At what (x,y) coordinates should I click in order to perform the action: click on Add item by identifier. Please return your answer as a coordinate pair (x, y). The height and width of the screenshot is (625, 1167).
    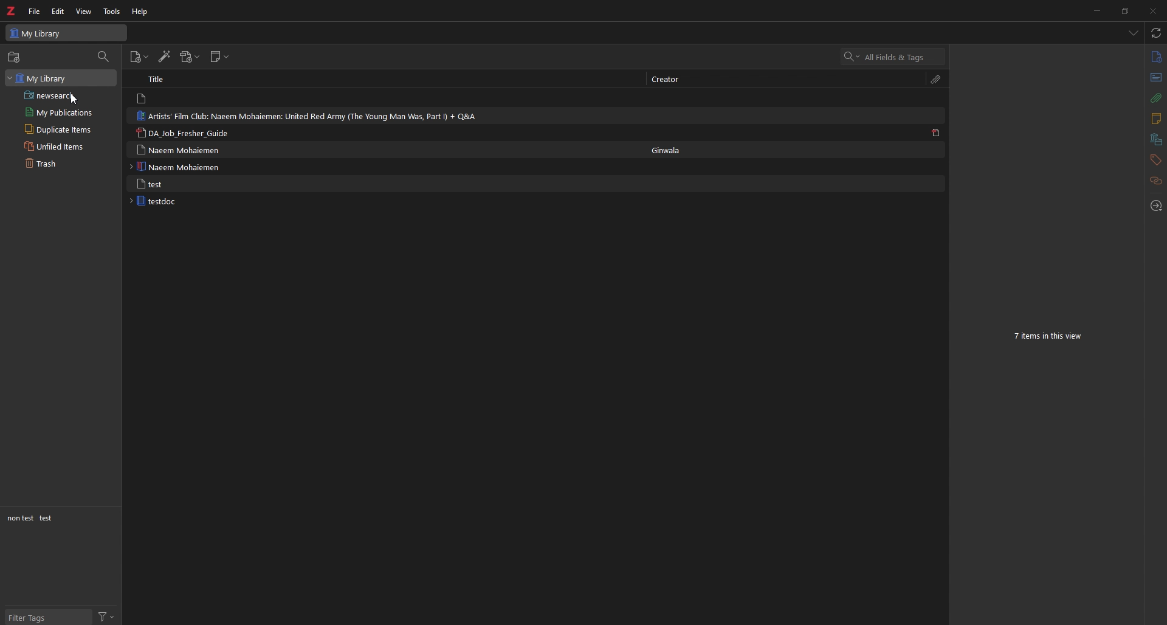
    Looking at the image, I should click on (163, 57).